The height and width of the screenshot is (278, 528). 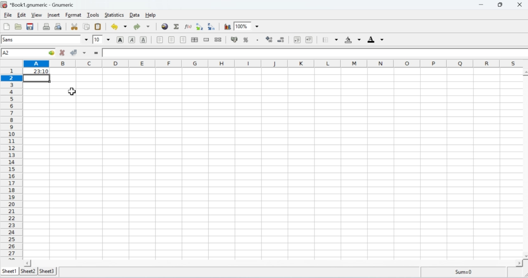 What do you see at coordinates (87, 26) in the screenshot?
I see `Copy the selection` at bounding box center [87, 26].